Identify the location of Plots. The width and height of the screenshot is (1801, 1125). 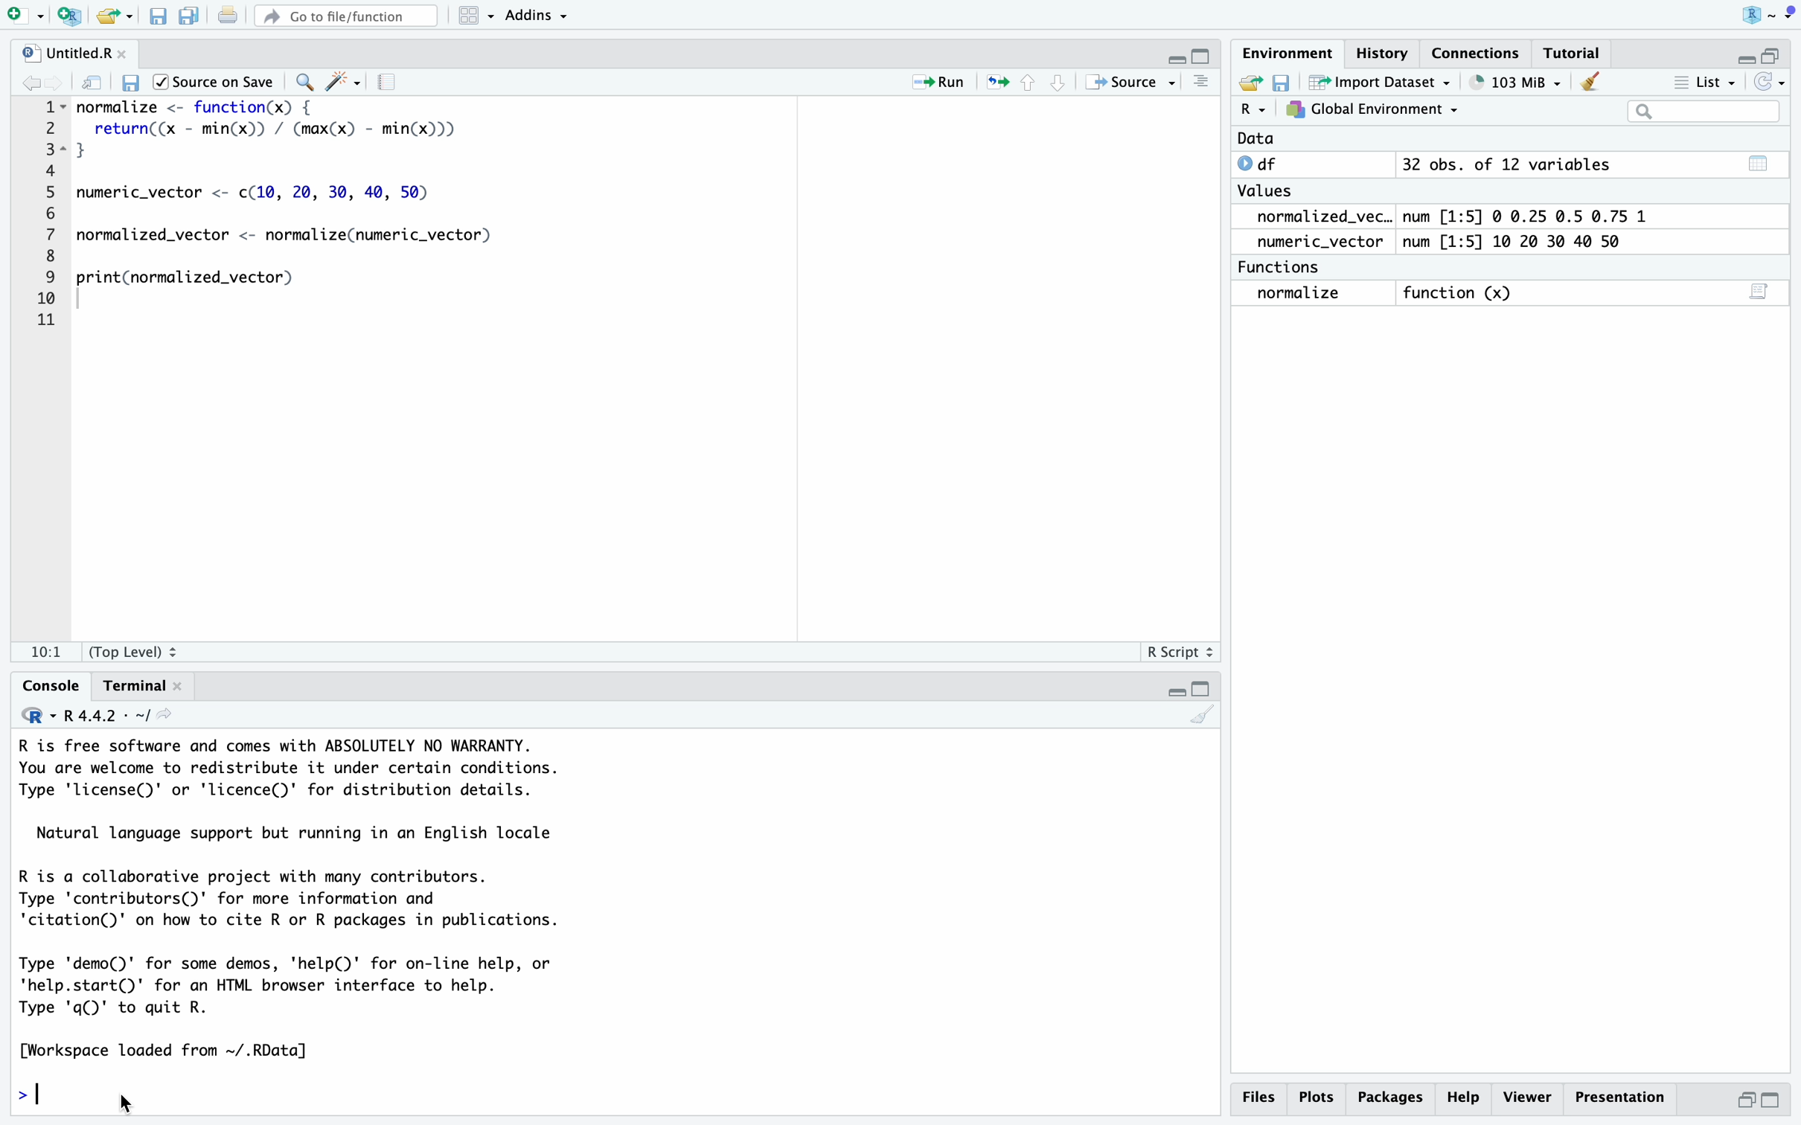
(1320, 1096).